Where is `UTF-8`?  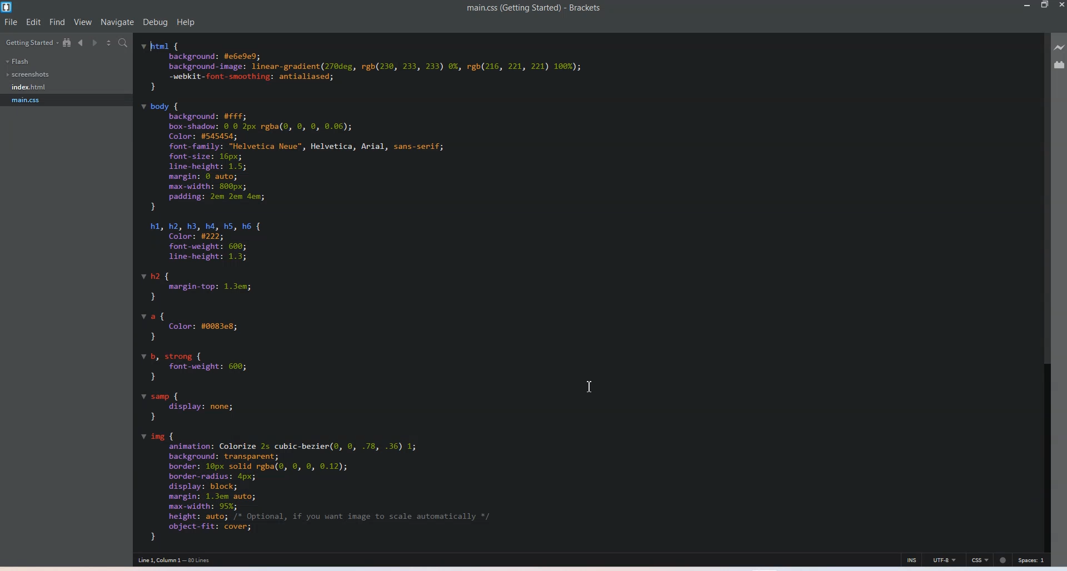 UTF-8 is located at coordinates (945, 559).